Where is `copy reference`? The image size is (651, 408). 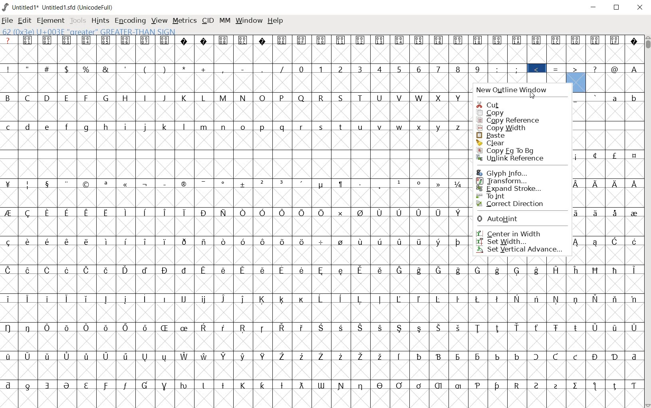
copy reference is located at coordinates (508, 121).